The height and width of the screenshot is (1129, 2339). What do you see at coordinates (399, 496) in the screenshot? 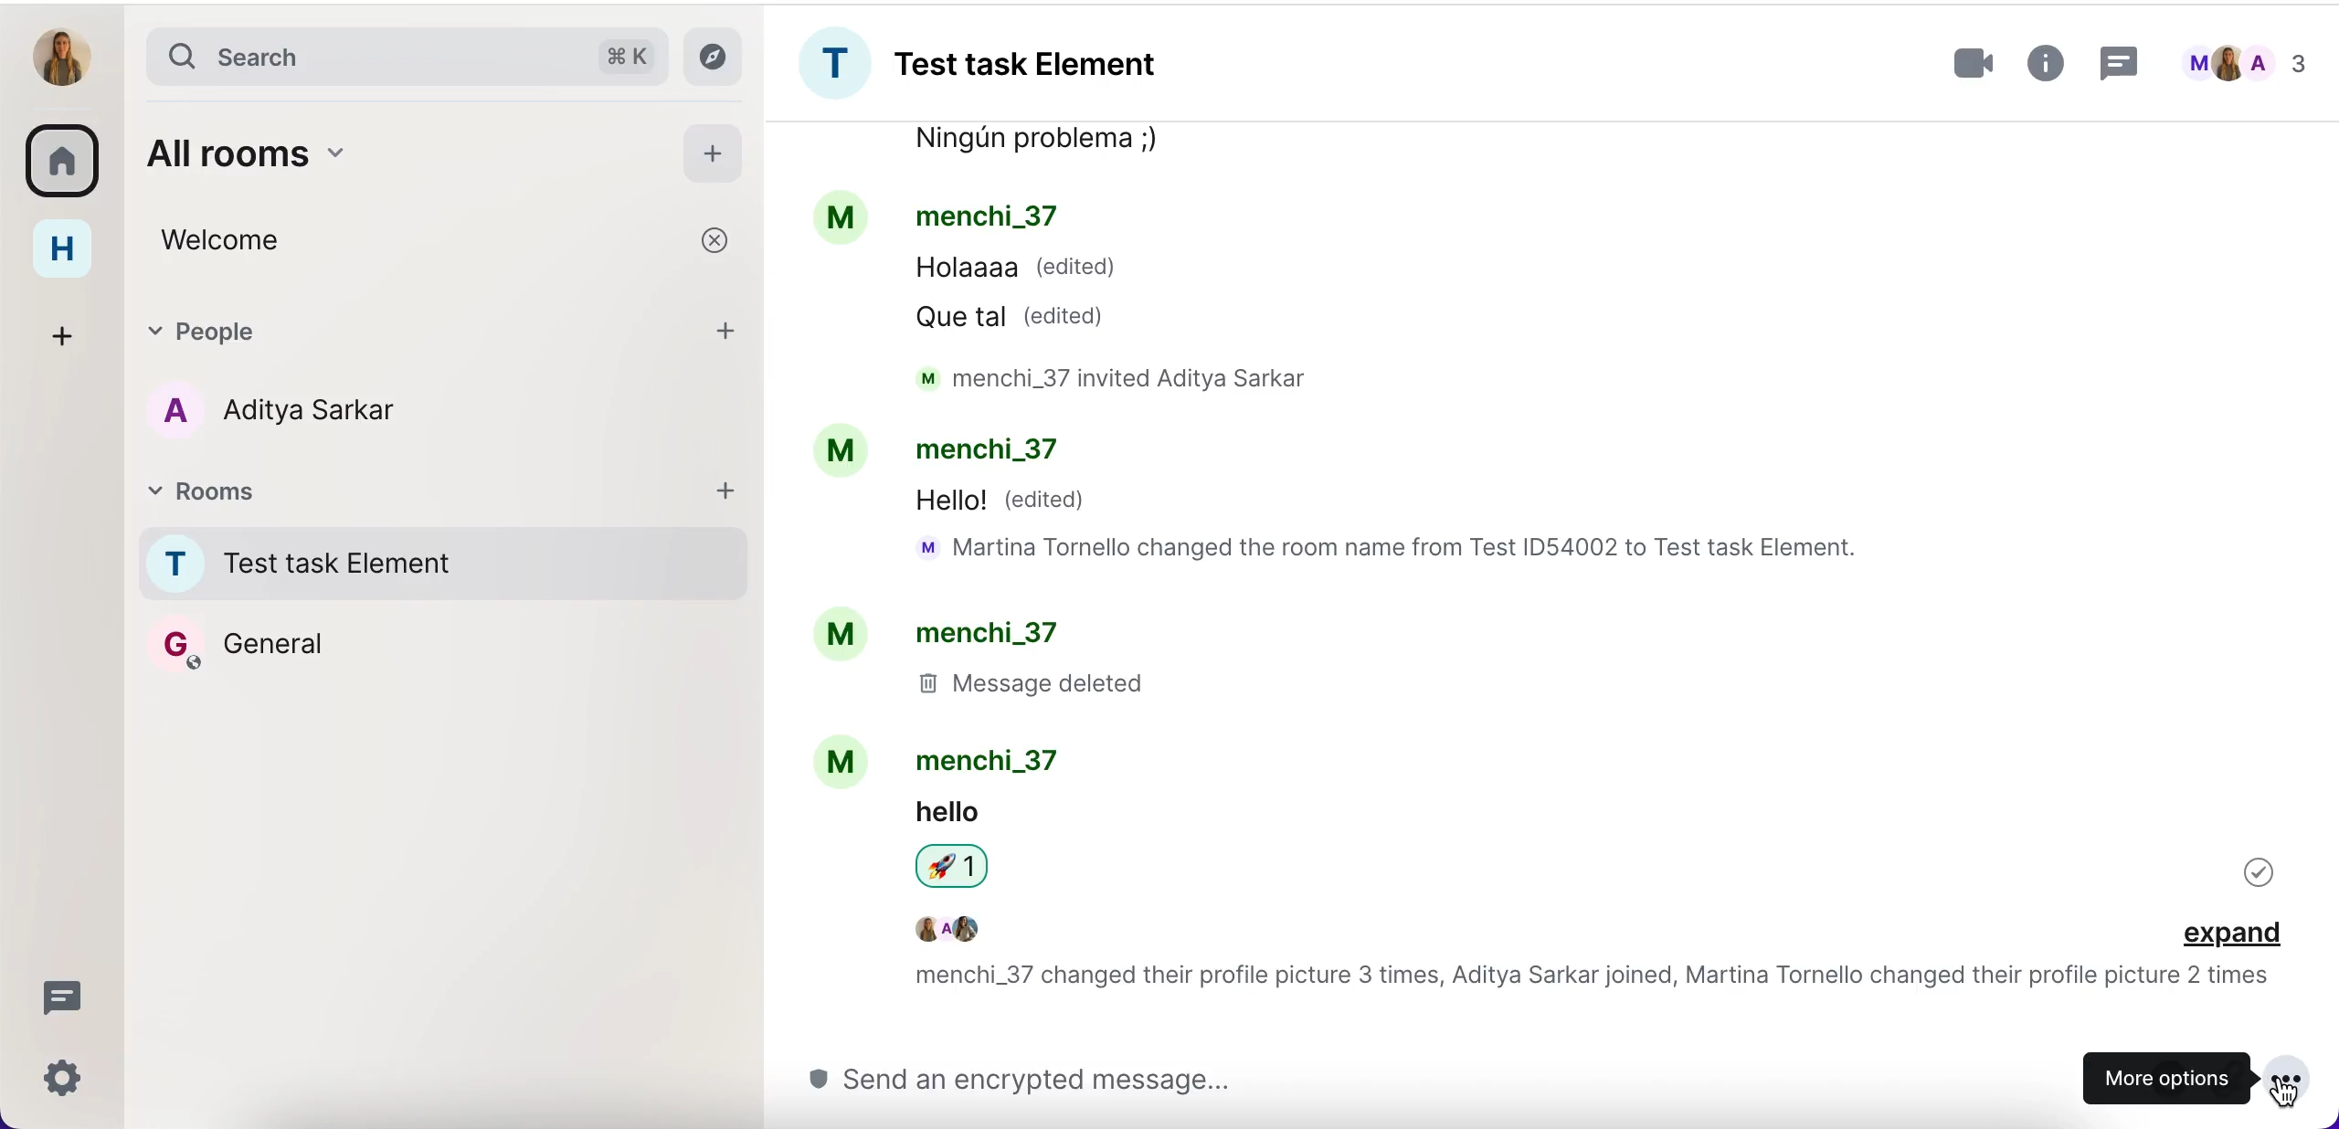
I see `rooms` at bounding box center [399, 496].